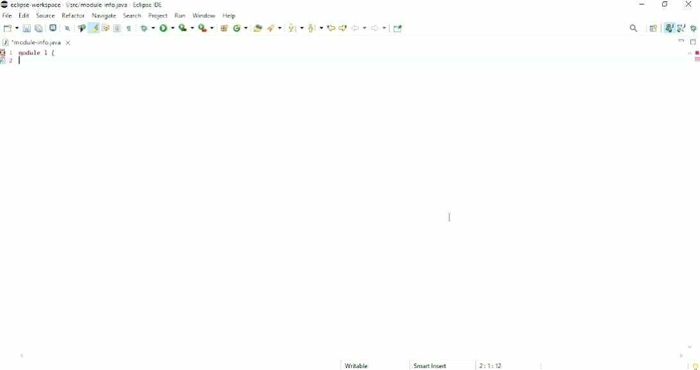  I want to click on Previous annotation, so click(315, 28).